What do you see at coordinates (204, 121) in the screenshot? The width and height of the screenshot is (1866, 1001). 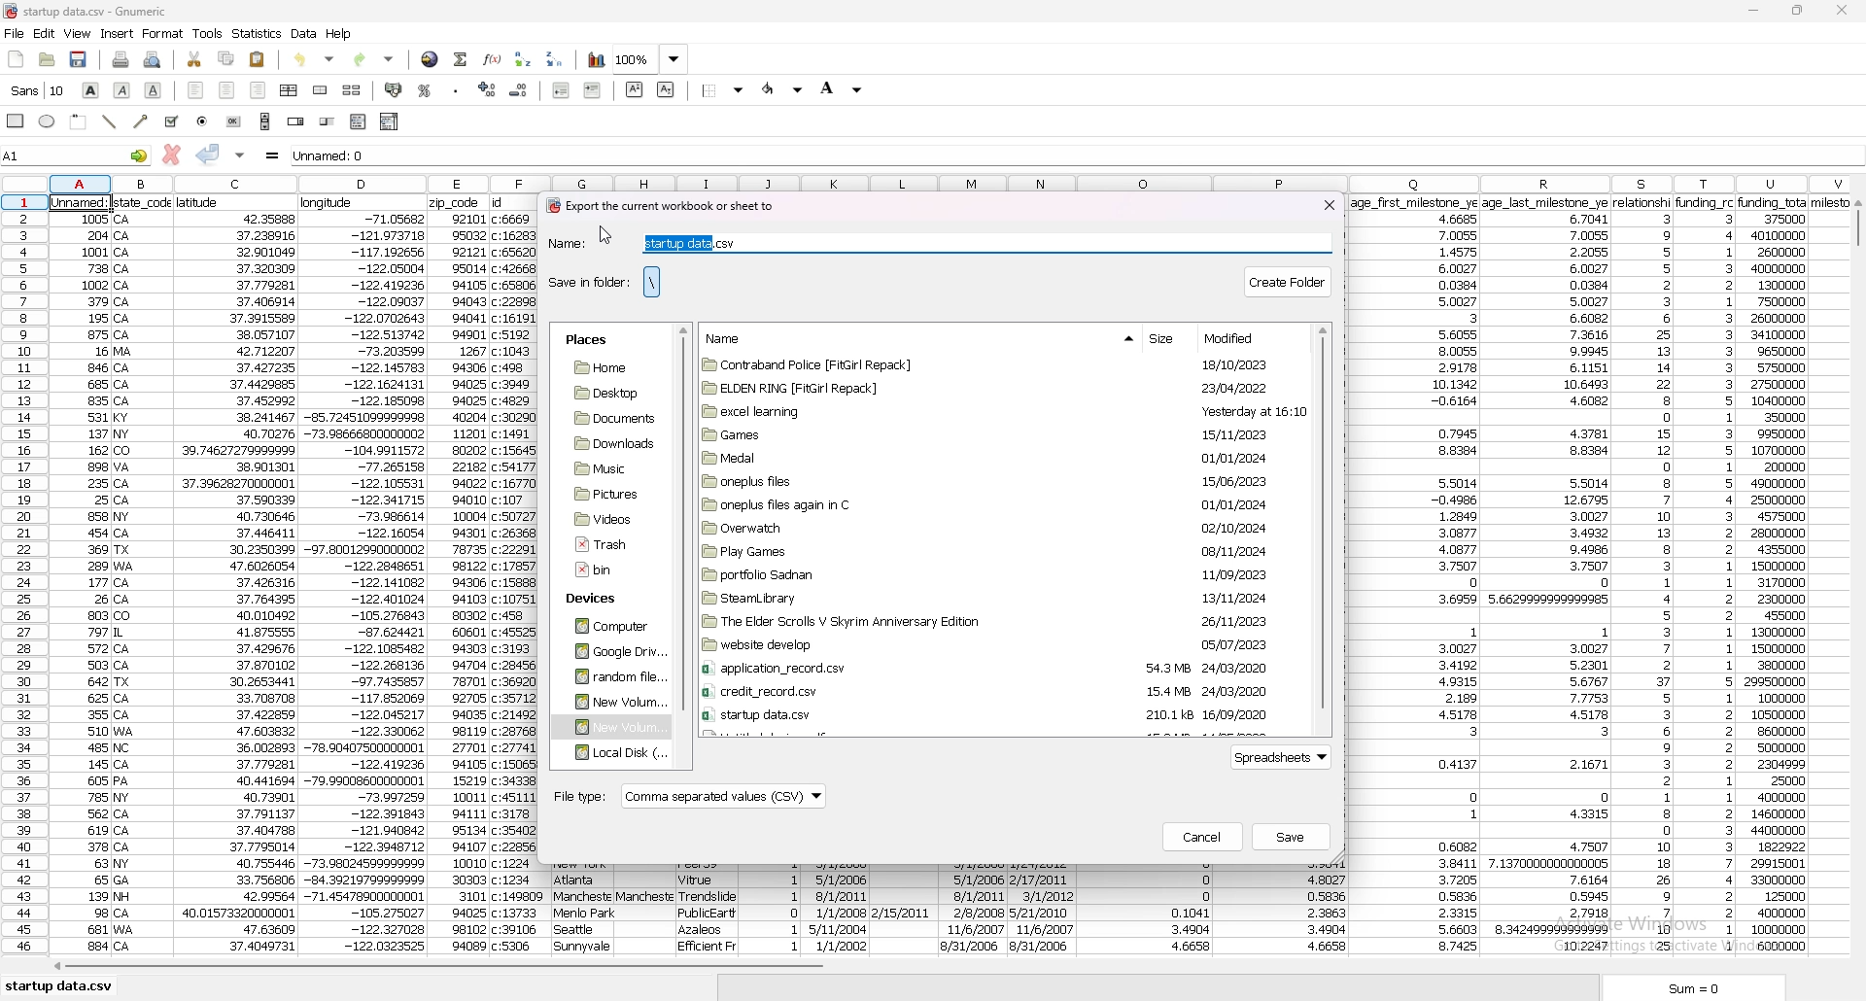 I see `radio button` at bounding box center [204, 121].